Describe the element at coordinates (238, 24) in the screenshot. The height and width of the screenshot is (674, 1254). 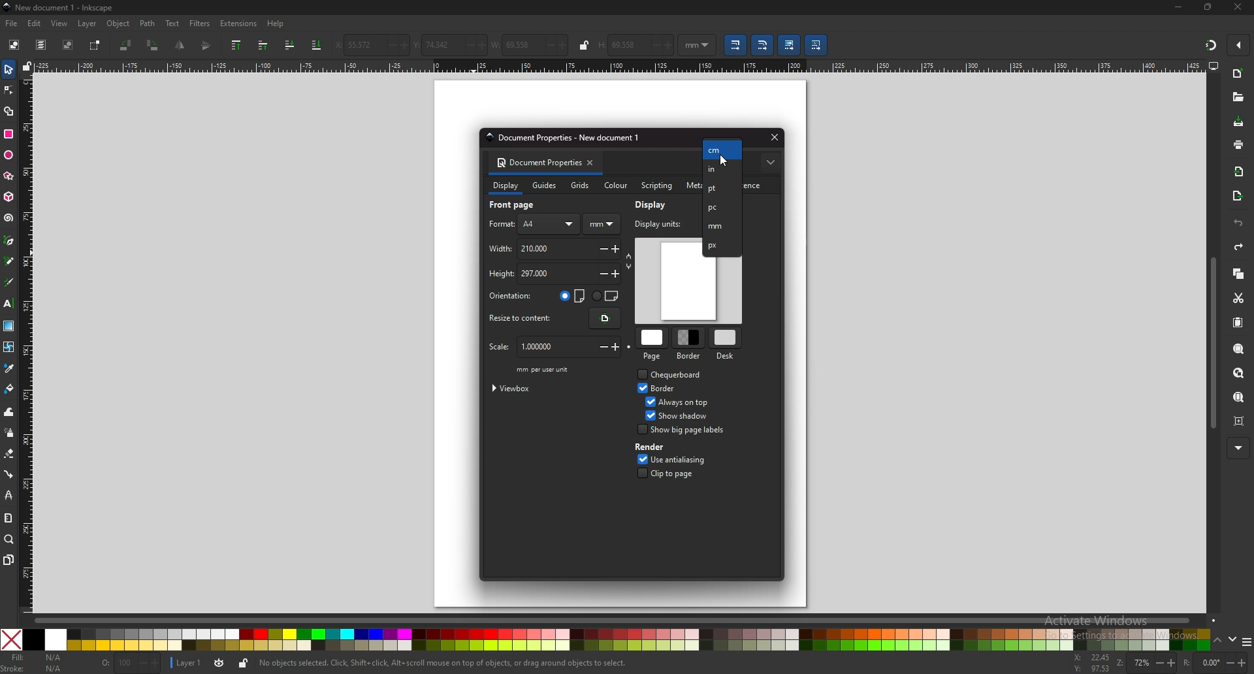
I see `extensions` at that location.